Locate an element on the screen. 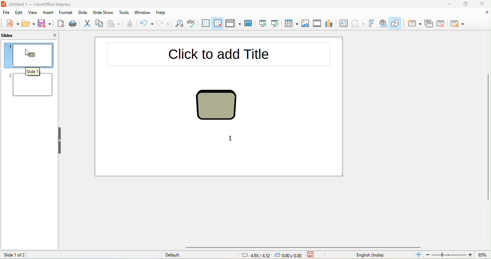  hyperlink is located at coordinates (383, 23).